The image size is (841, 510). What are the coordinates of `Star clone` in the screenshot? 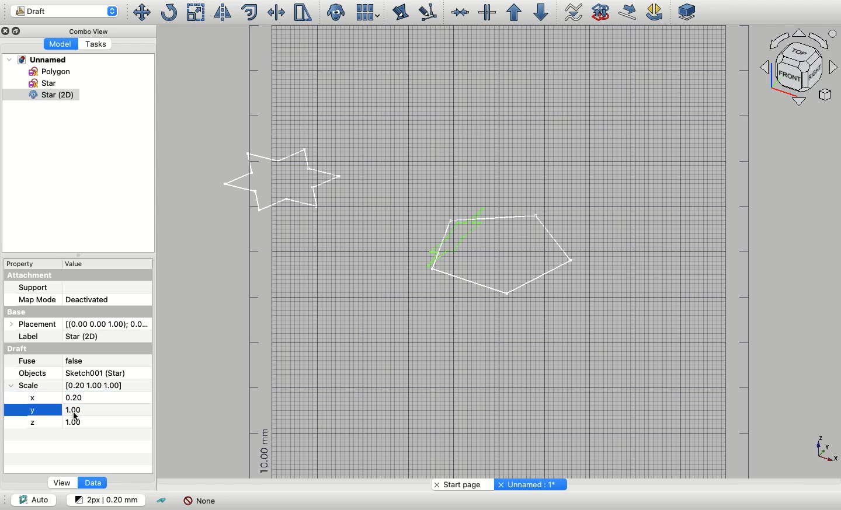 It's located at (40, 95).